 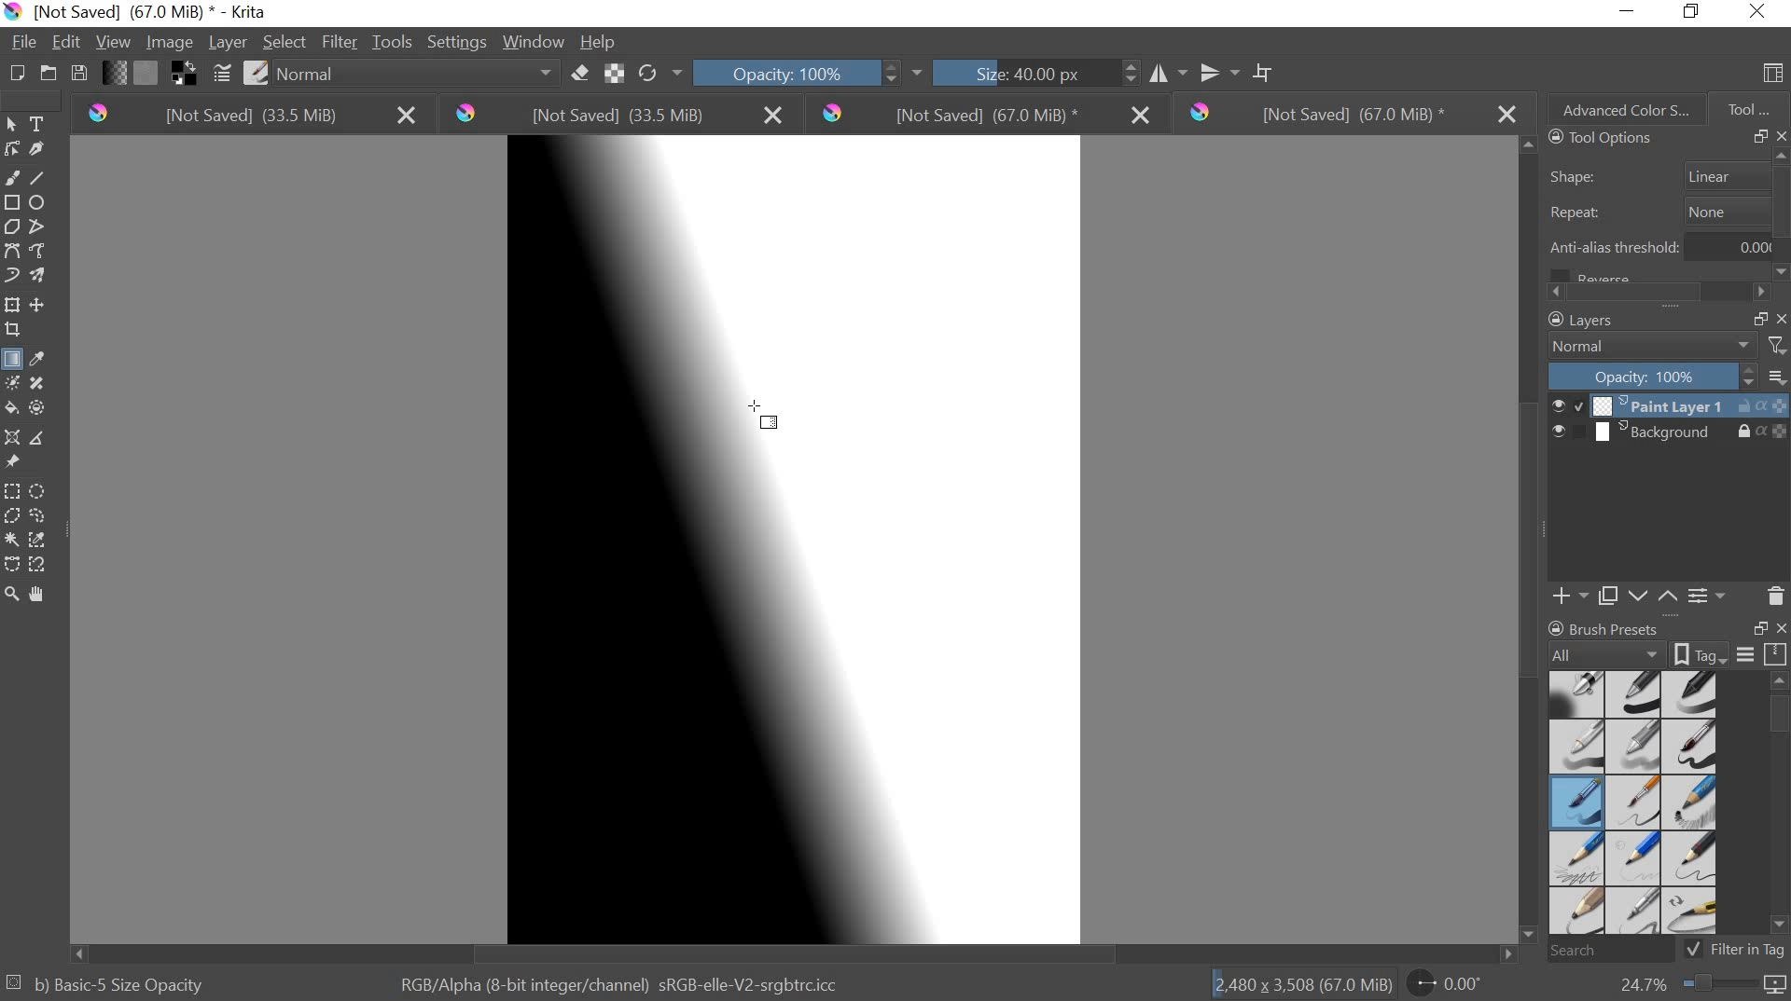 I want to click on crop layer, so click(x=15, y=332).